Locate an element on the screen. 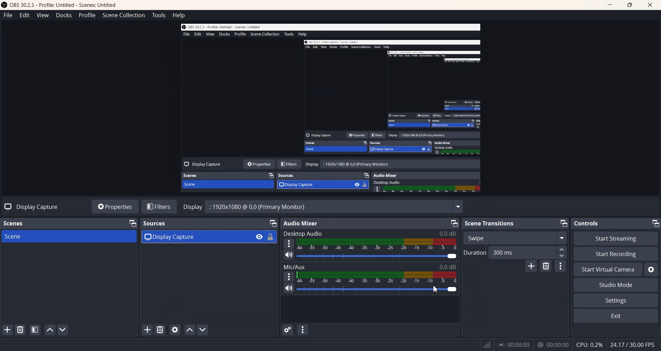 This screenshot has height=351, width=661. ® OBS 30.2.3 - Profile: Untitled - Scenes: Untitled is located at coordinates (65, 5).